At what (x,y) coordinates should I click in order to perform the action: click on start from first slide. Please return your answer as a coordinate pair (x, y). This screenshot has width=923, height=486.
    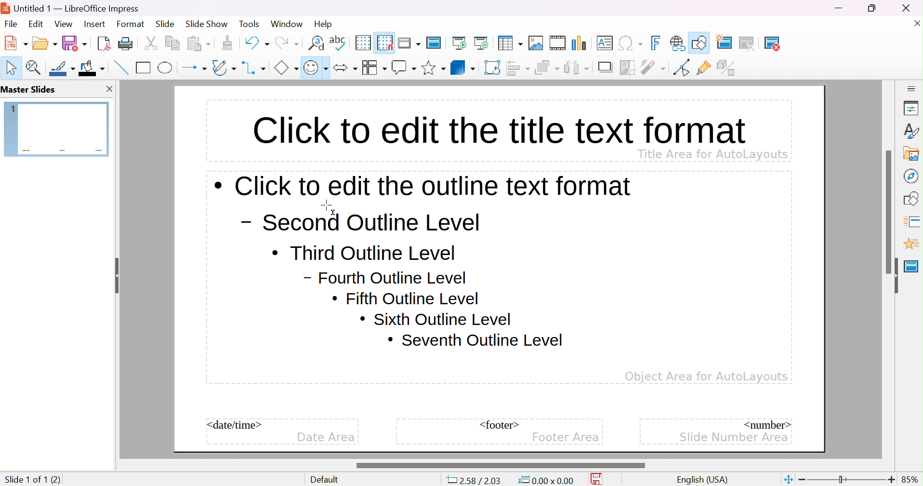
    Looking at the image, I should click on (461, 42).